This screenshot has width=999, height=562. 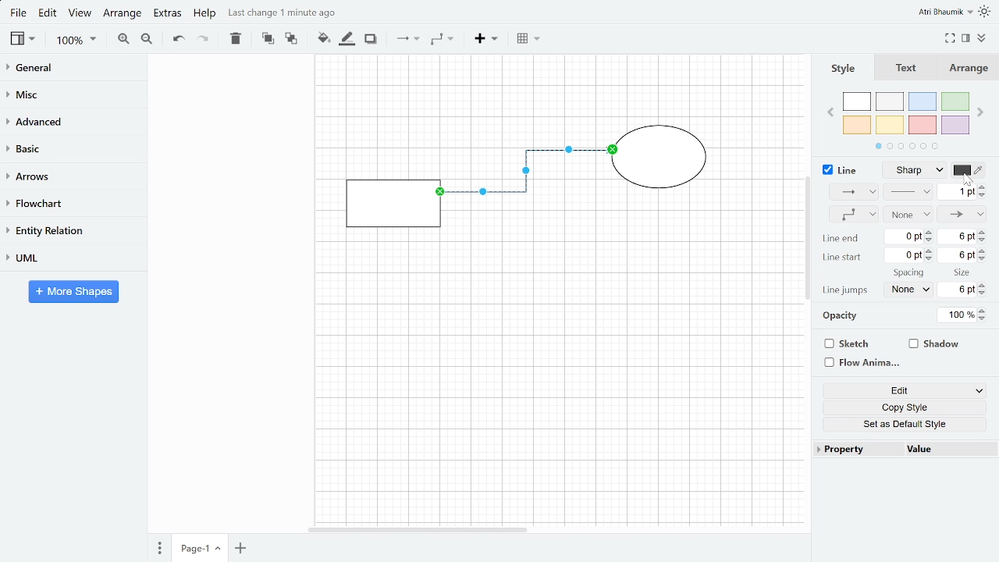 I want to click on Waypoints, so click(x=442, y=40).